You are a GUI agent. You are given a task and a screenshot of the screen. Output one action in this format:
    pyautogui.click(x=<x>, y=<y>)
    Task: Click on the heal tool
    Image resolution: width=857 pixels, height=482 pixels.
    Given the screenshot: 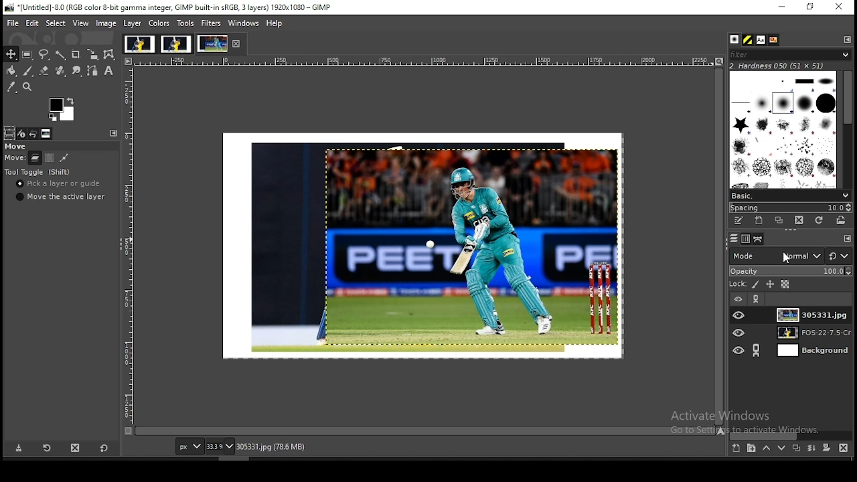 What is the action you would take?
    pyautogui.click(x=60, y=70)
    